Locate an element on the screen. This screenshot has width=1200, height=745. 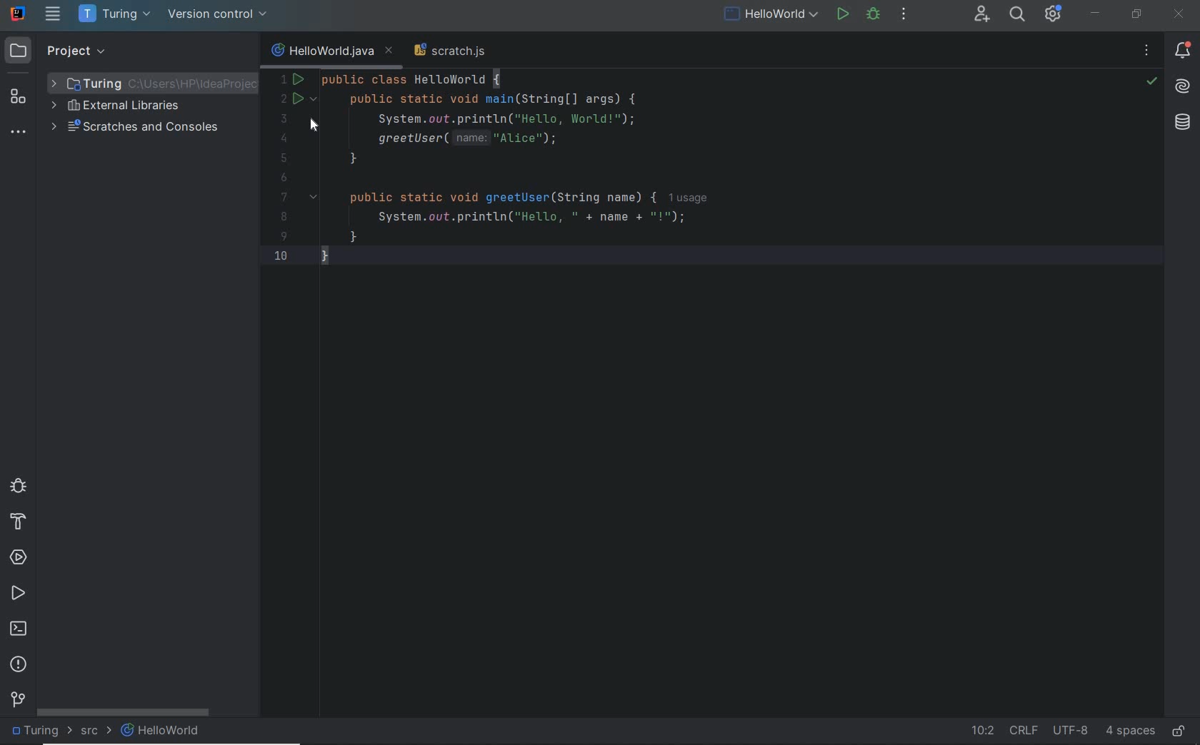
more actions is located at coordinates (905, 15).